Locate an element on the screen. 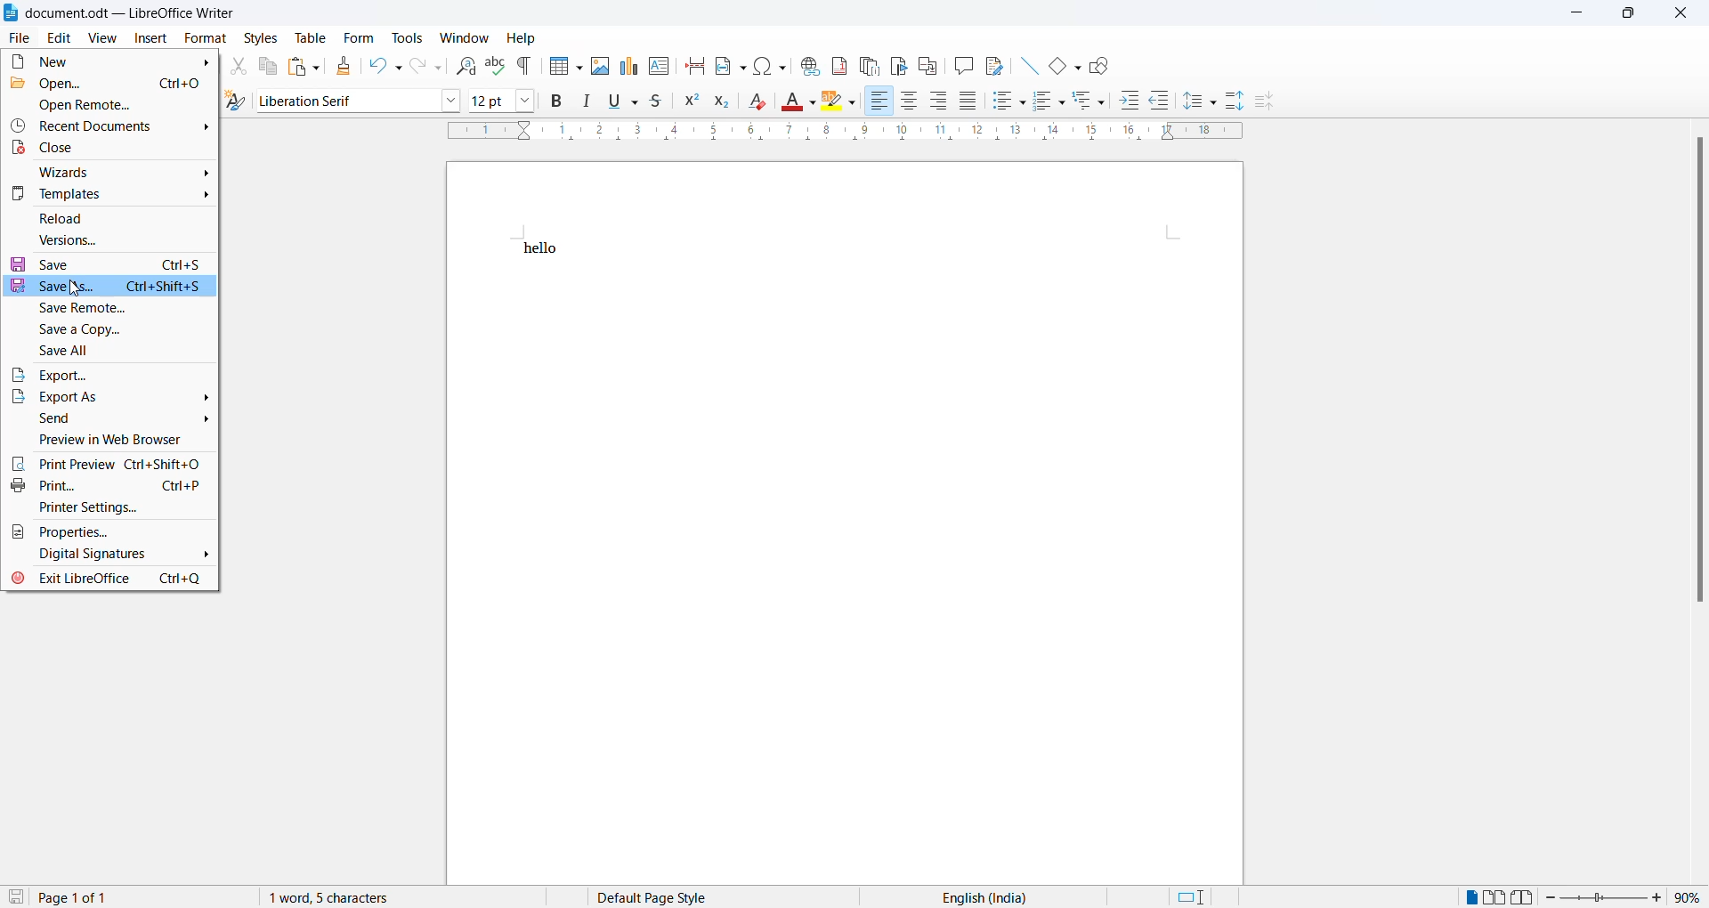 Image resolution: width=1709 pixels, height=908 pixels. Decrease paragraph space is located at coordinates (1269, 102).